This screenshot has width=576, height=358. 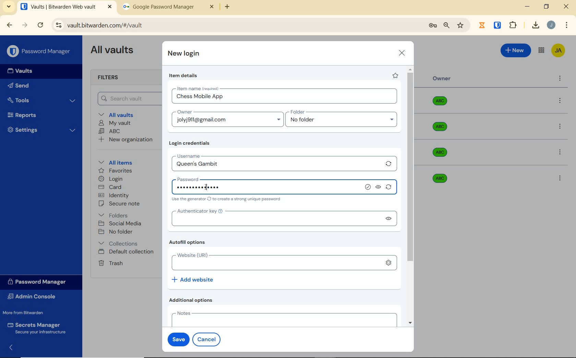 I want to click on Admin Console, so click(x=34, y=297).